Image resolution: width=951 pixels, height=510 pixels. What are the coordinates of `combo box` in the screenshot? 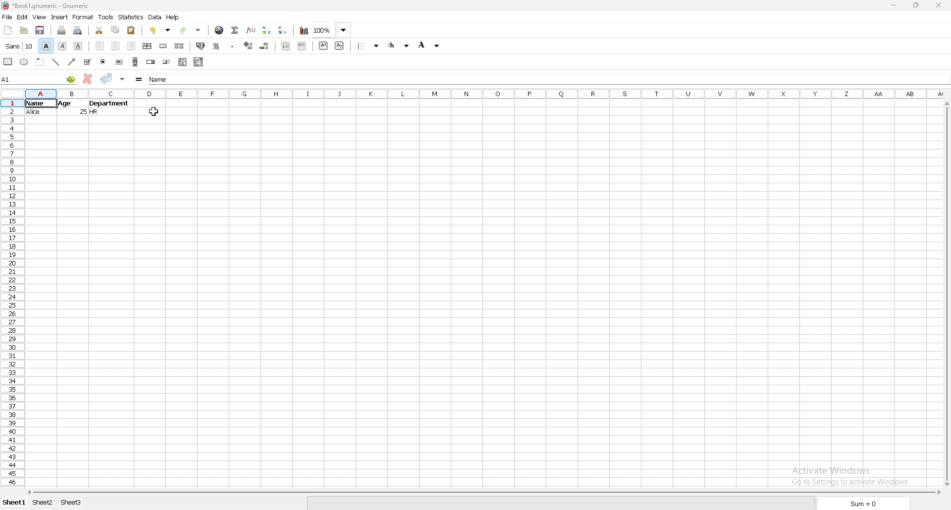 It's located at (199, 61).